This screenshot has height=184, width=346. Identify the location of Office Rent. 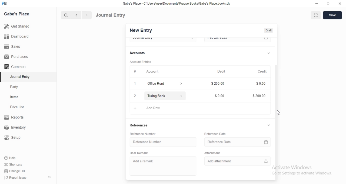
(157, 84).